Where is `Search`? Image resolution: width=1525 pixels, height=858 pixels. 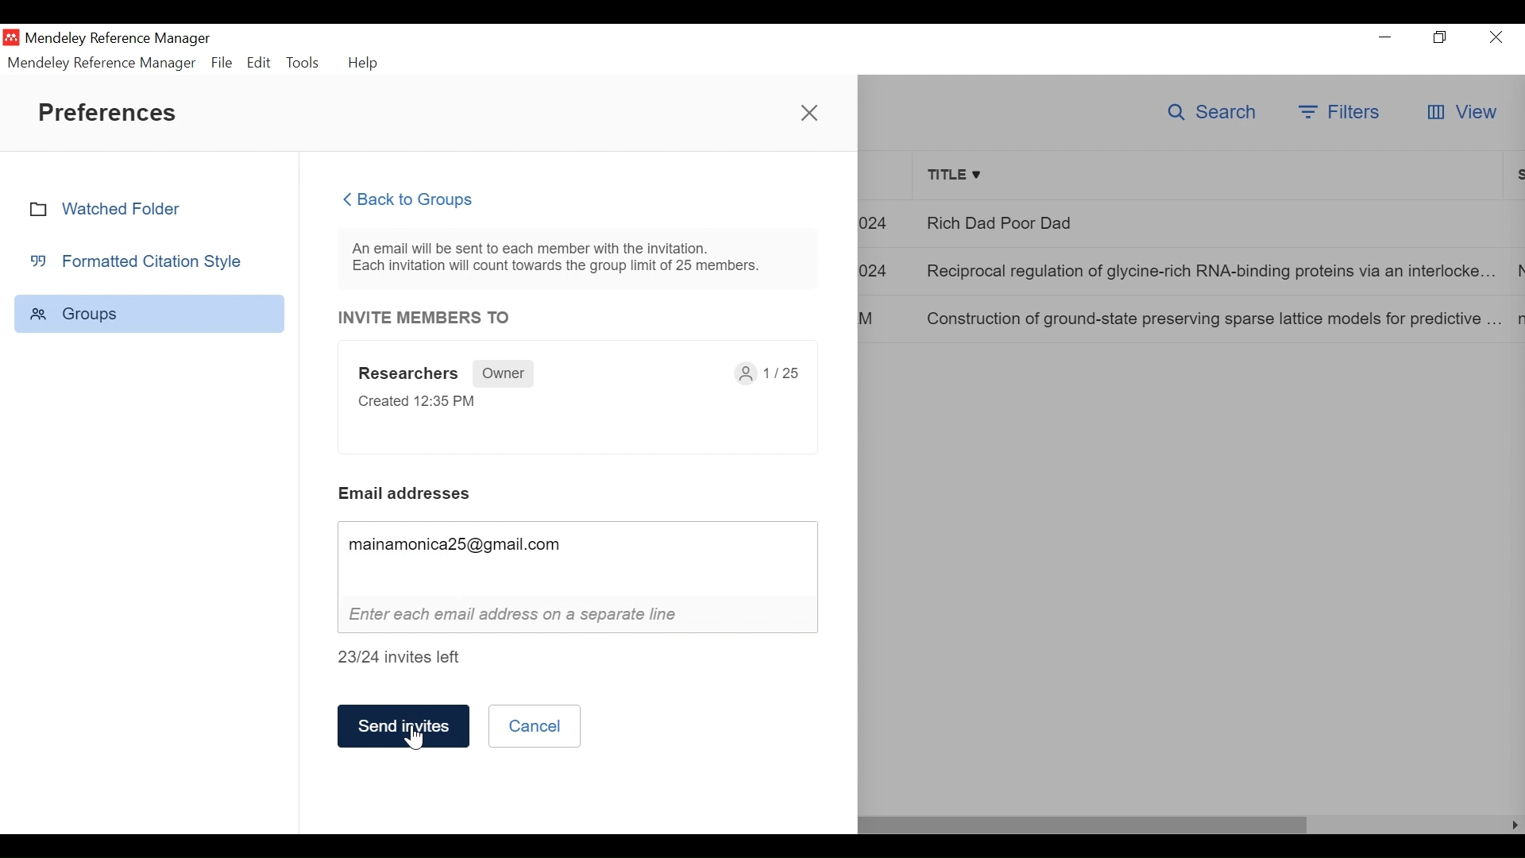 Search is located at coordinates (1209, 113).